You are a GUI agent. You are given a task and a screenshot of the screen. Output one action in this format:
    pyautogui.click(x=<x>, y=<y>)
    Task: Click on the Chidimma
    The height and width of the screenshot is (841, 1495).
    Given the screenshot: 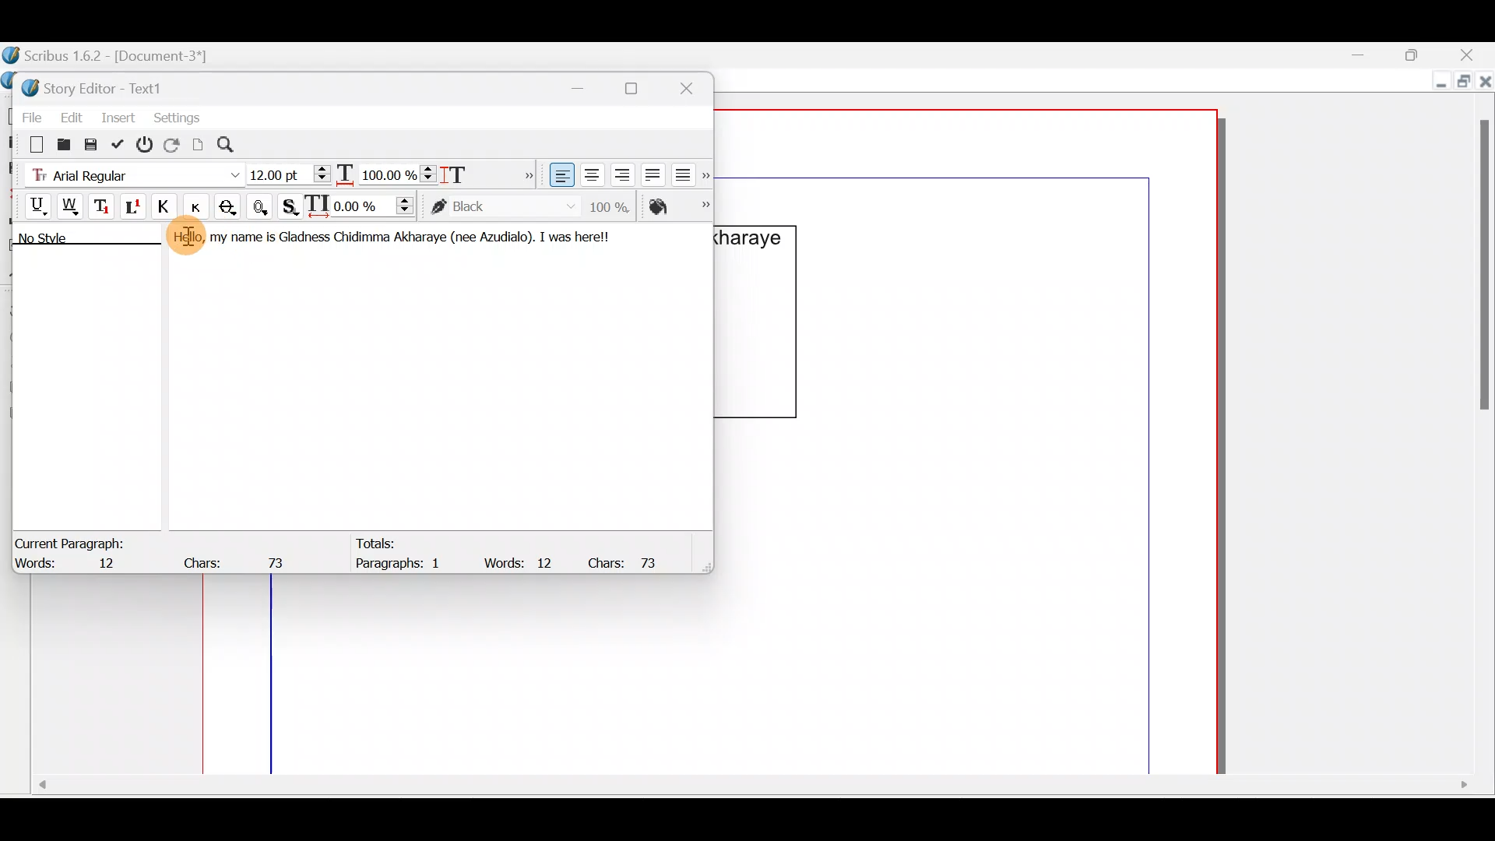 What is the action you would take?
    pyautogui.click(x=361, y=240)
    